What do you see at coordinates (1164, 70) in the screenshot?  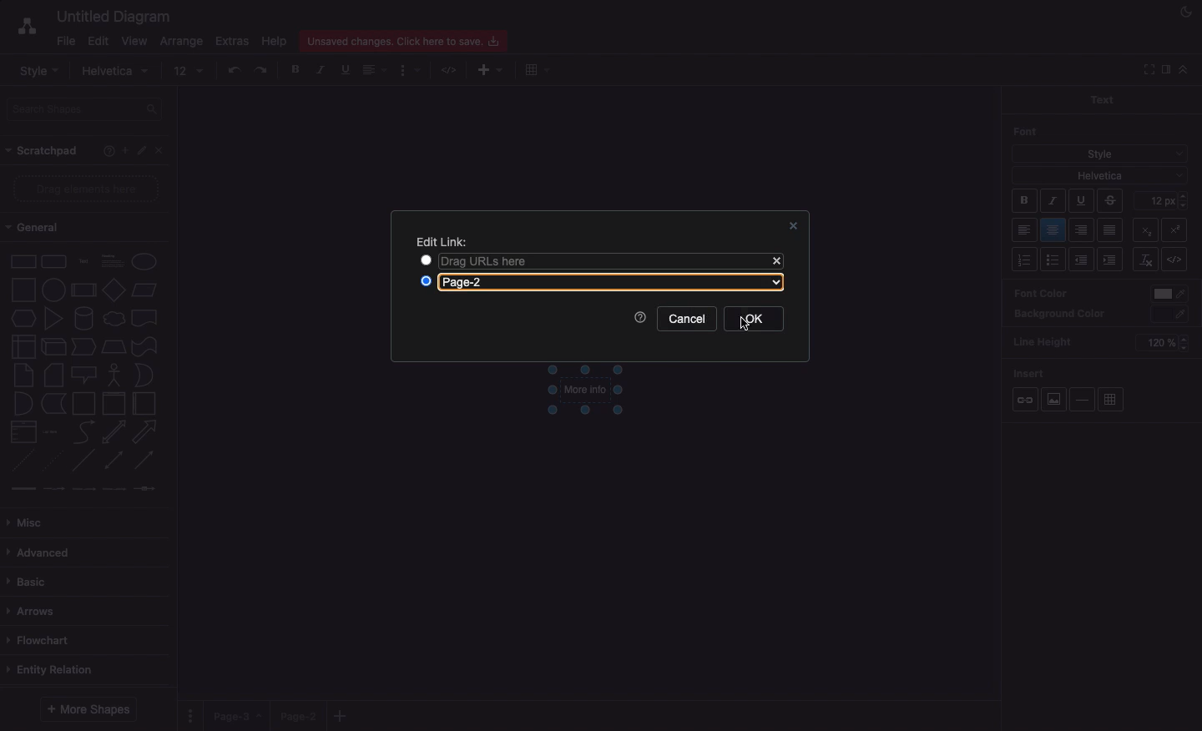 I see `Sidebar` at bounding box center [1164, 70].